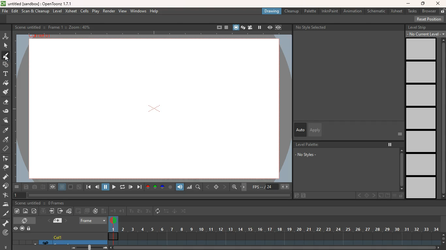 This screenshot has height=250, width=446. I want to click on screen, so click(388, 196).